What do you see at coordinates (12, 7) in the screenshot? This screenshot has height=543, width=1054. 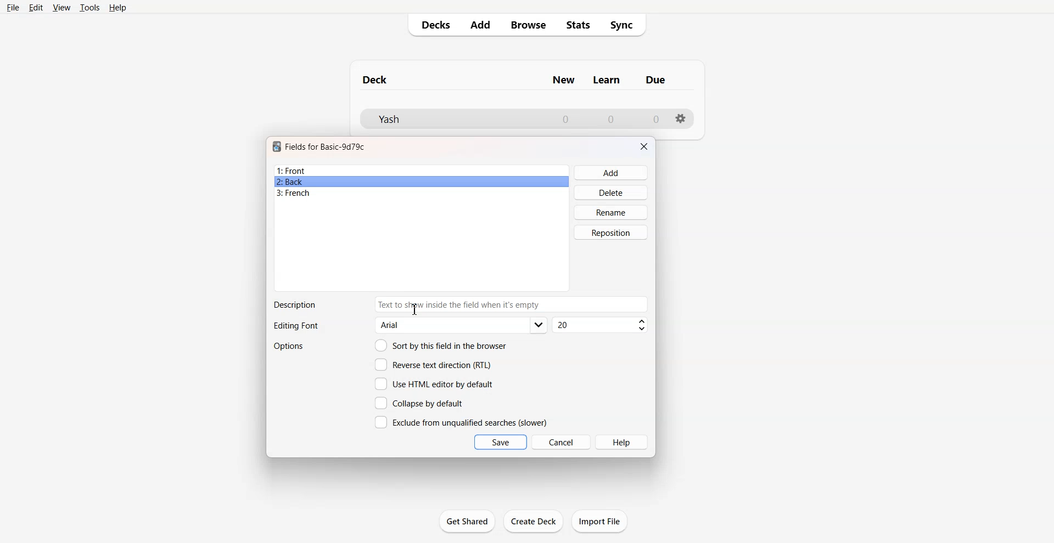 I see `File` at bounding box center [12, 7].